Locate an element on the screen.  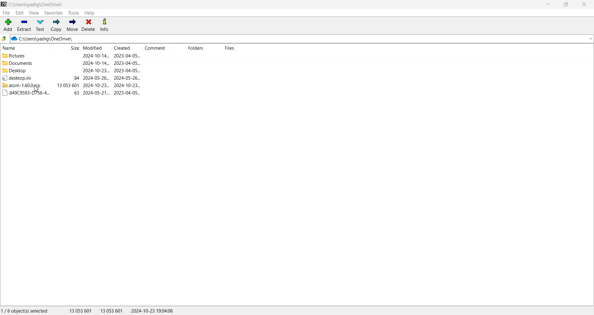
Maximize is located at coordinates (566, 4).